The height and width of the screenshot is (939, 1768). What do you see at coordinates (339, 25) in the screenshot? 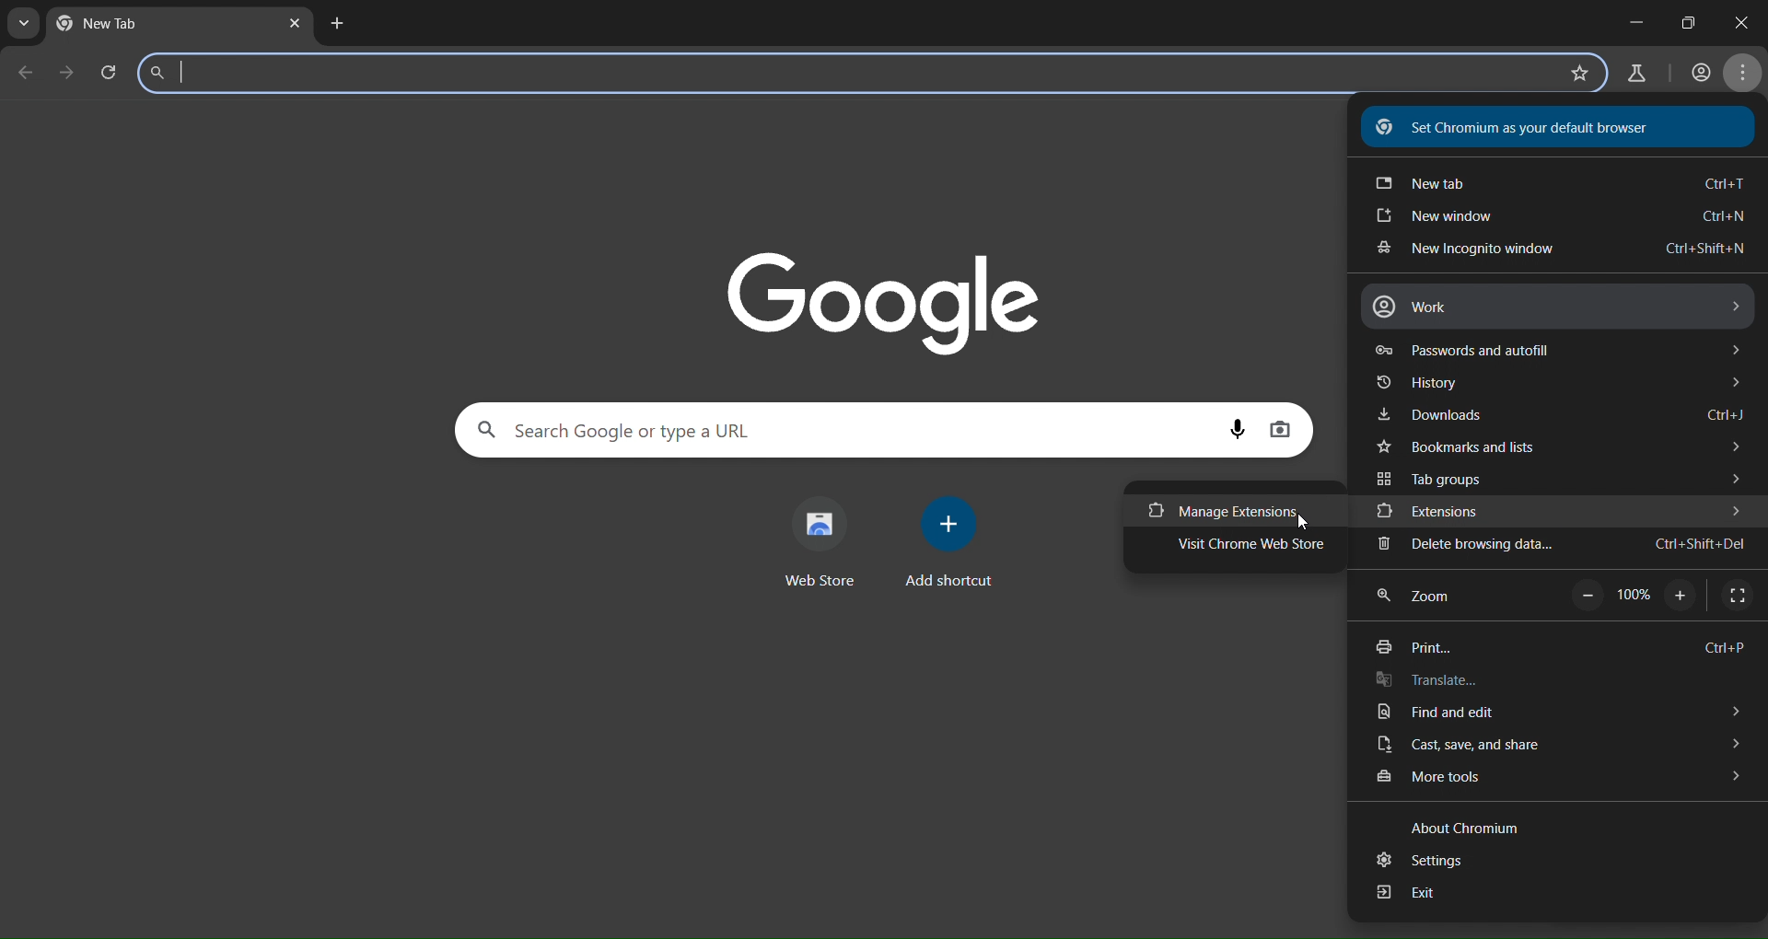
I see `new tab` at bounding box center [339, 25].